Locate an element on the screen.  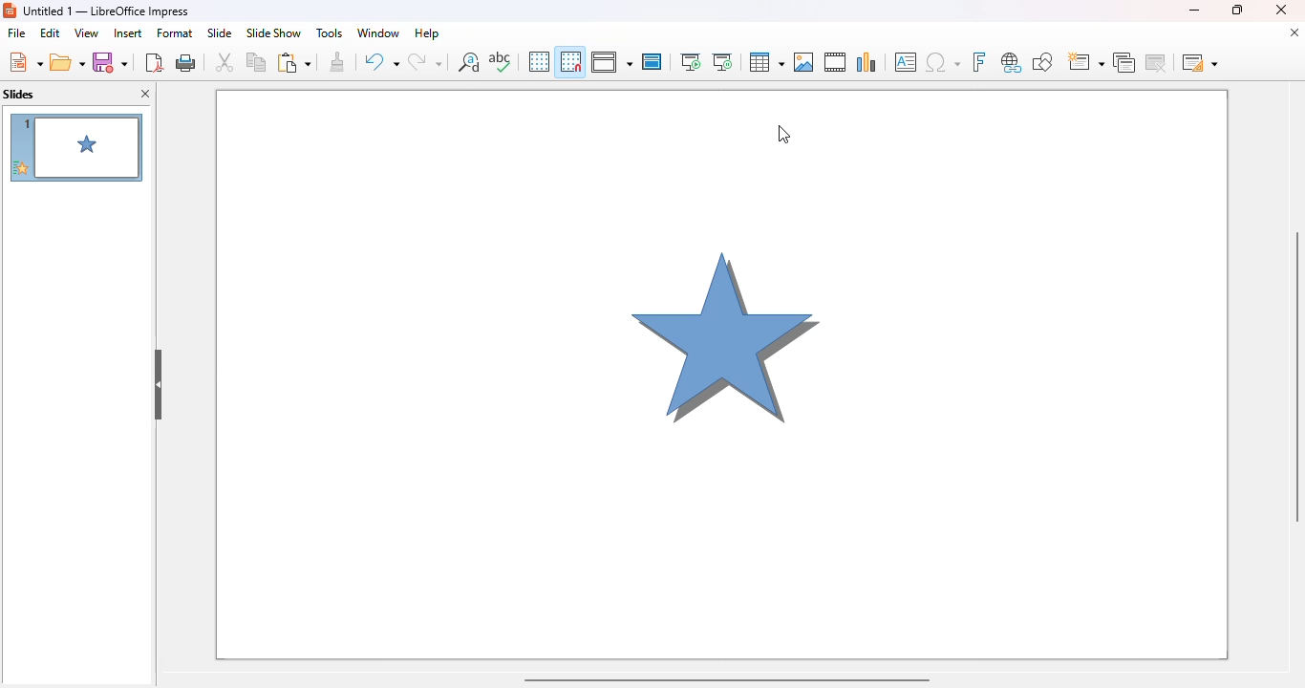
insert text box is located at coordinates (907, 62).